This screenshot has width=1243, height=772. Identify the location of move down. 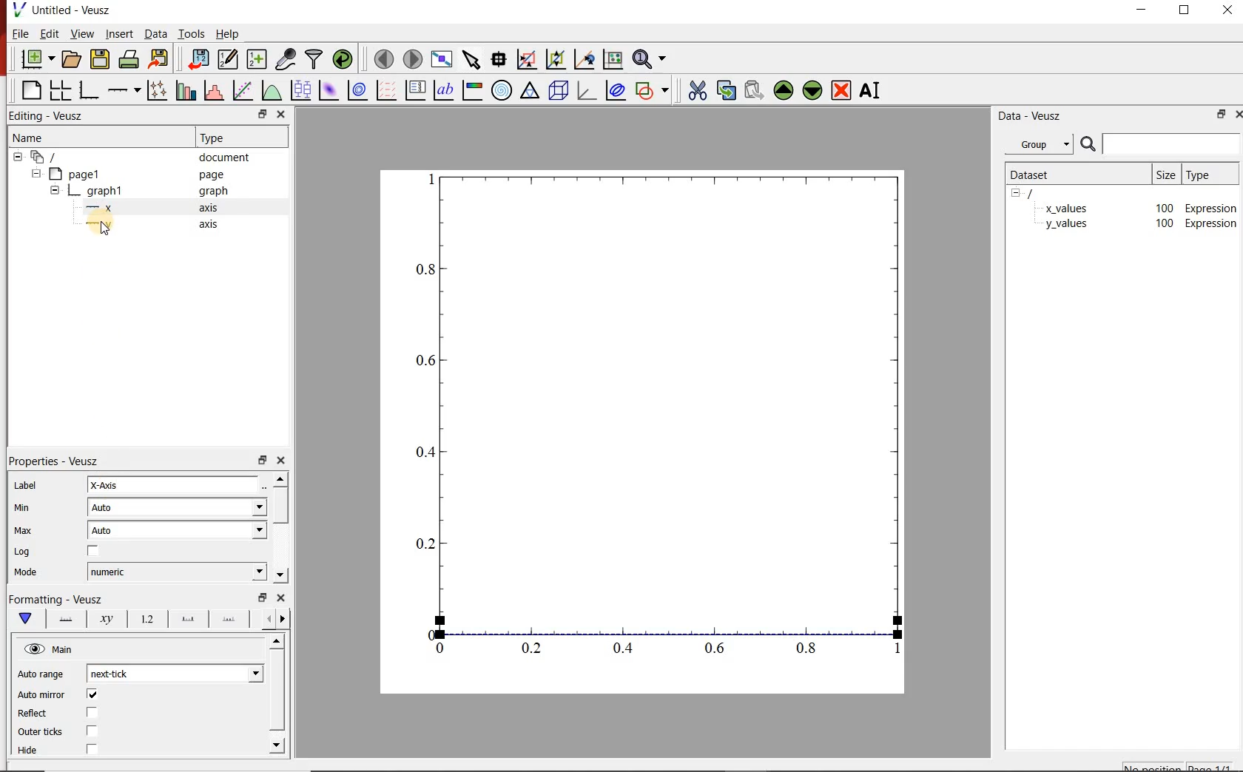
(277, 747).